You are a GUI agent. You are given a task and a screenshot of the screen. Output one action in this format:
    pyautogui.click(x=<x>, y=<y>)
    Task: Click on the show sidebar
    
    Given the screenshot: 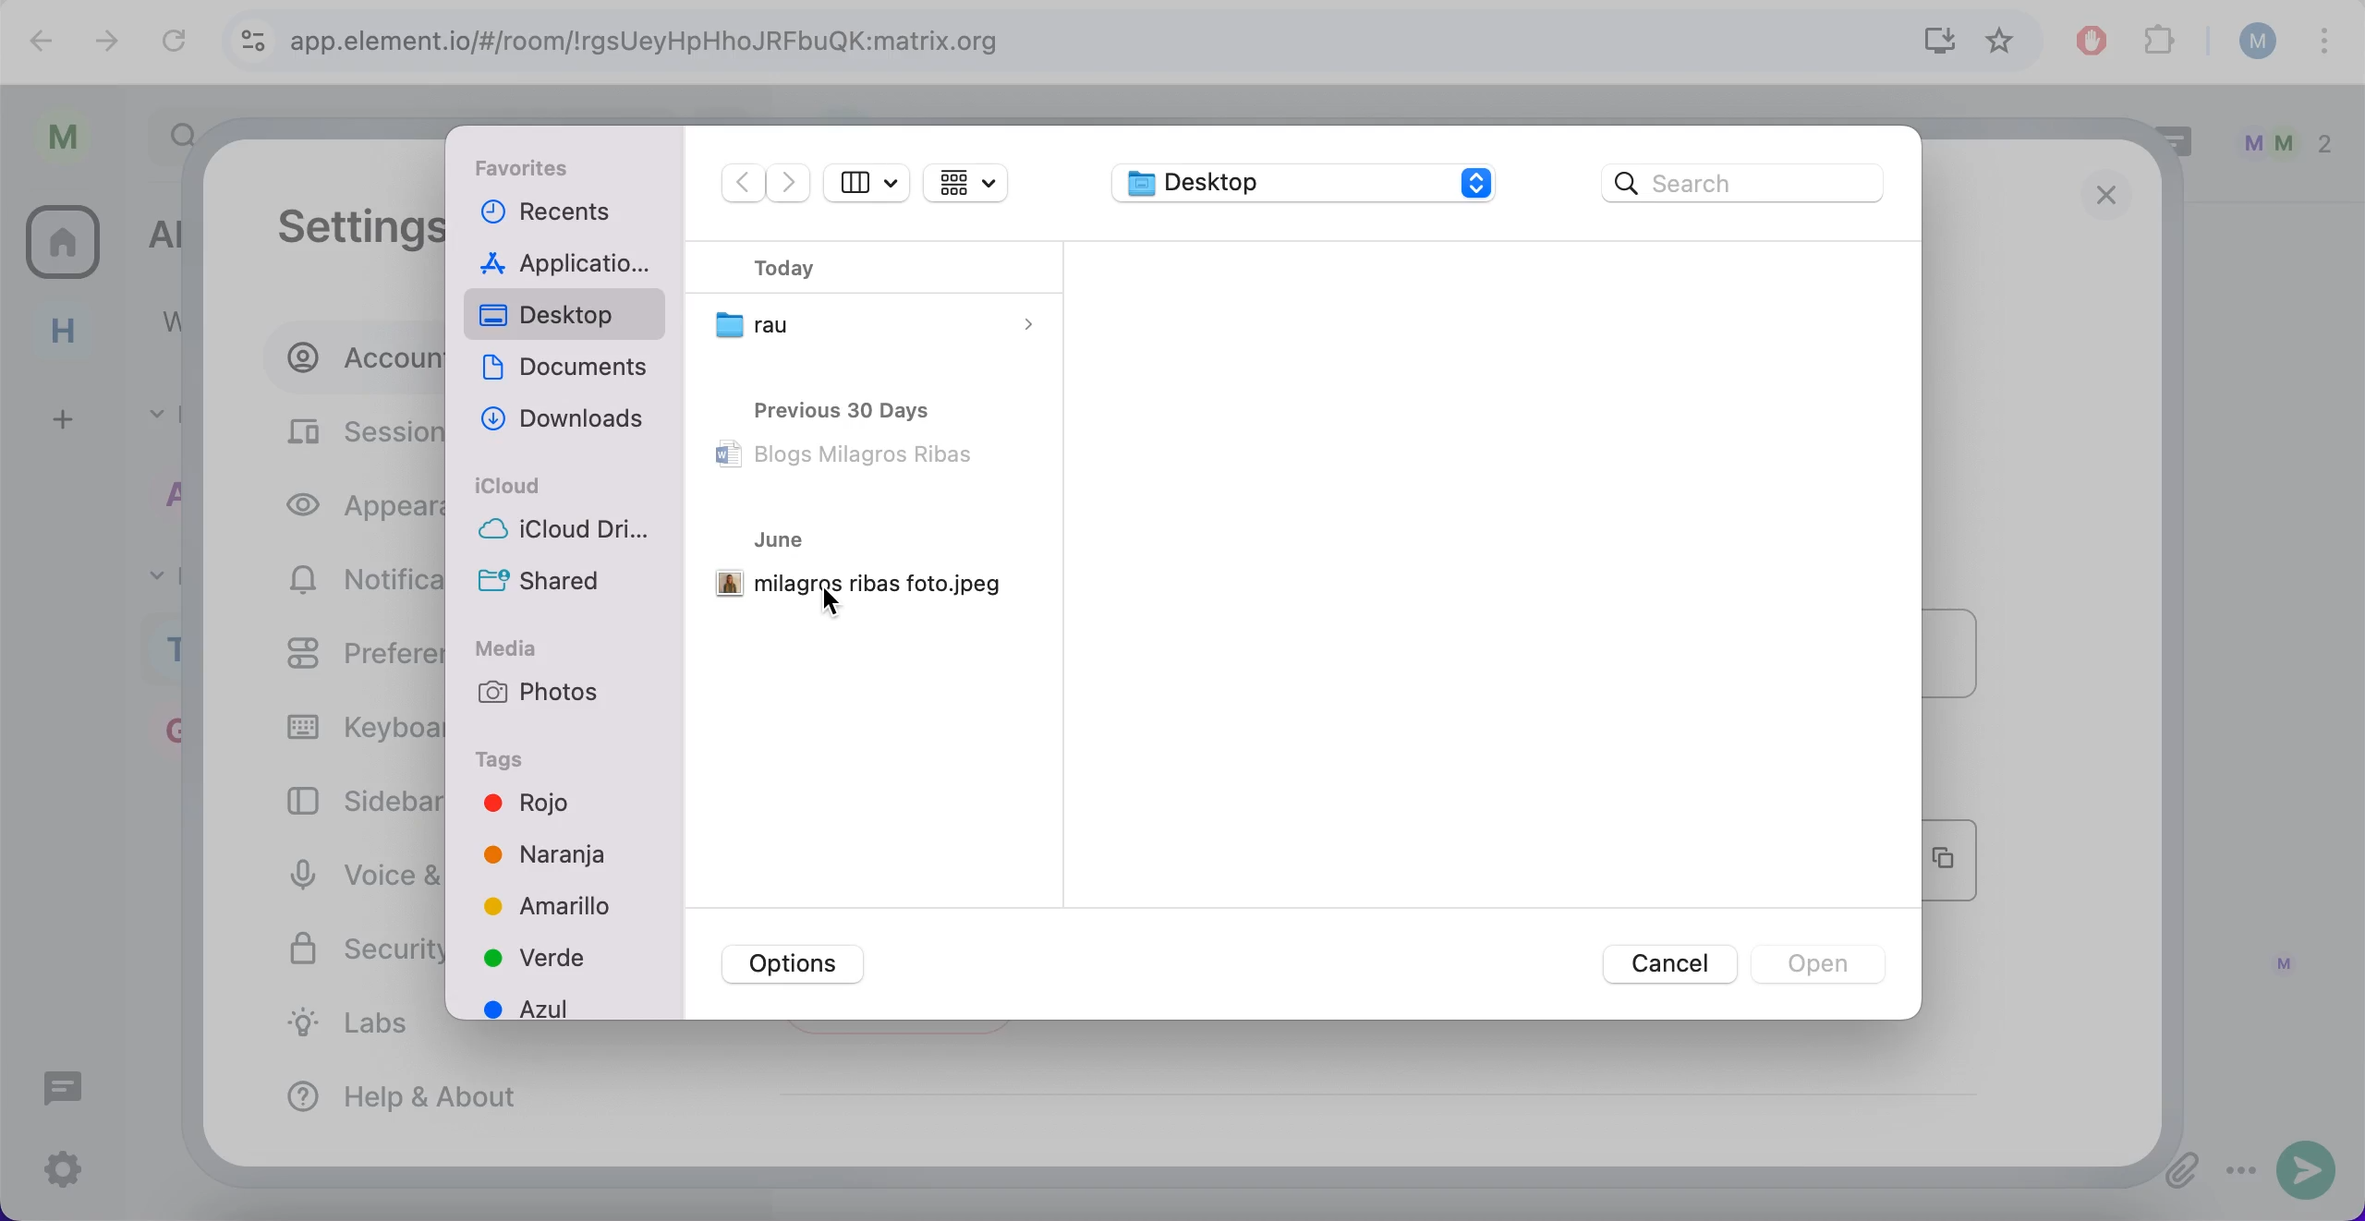 What is the action you would take?
    pyautogui.click(x=867, y=184)
    